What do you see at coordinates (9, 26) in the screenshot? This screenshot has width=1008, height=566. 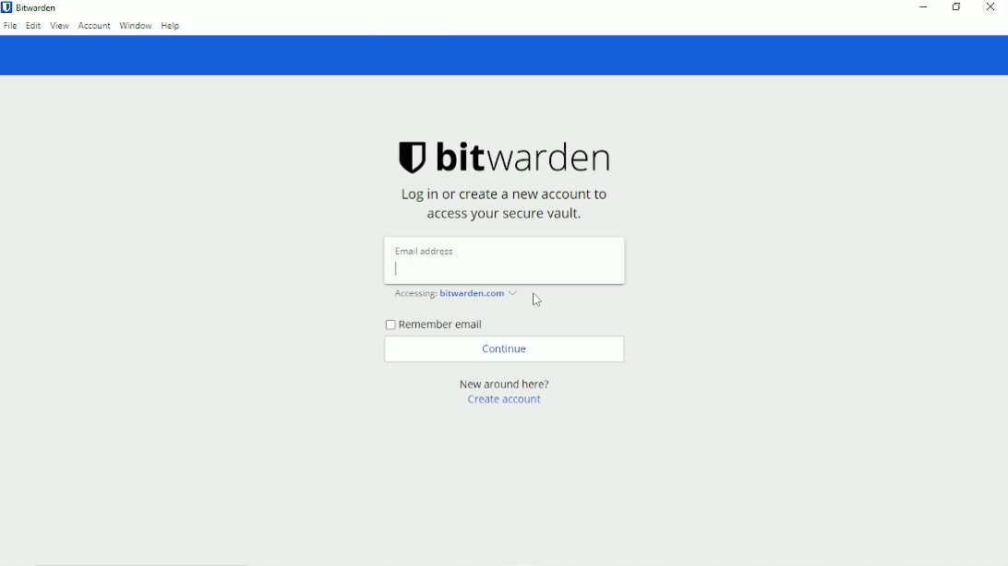 I see `File` at bounding box center [9, 26].